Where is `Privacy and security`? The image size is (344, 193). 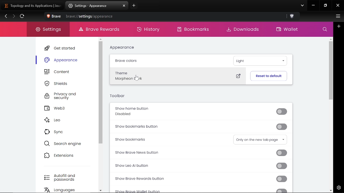
Privacy and security is located at coordinates (62, 96).